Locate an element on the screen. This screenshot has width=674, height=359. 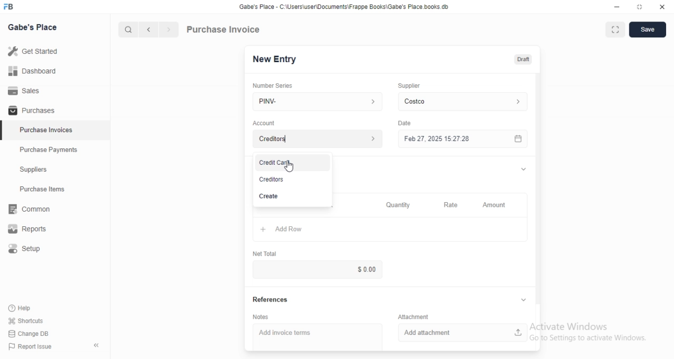
Add Row is located at coordinates (390, 229).